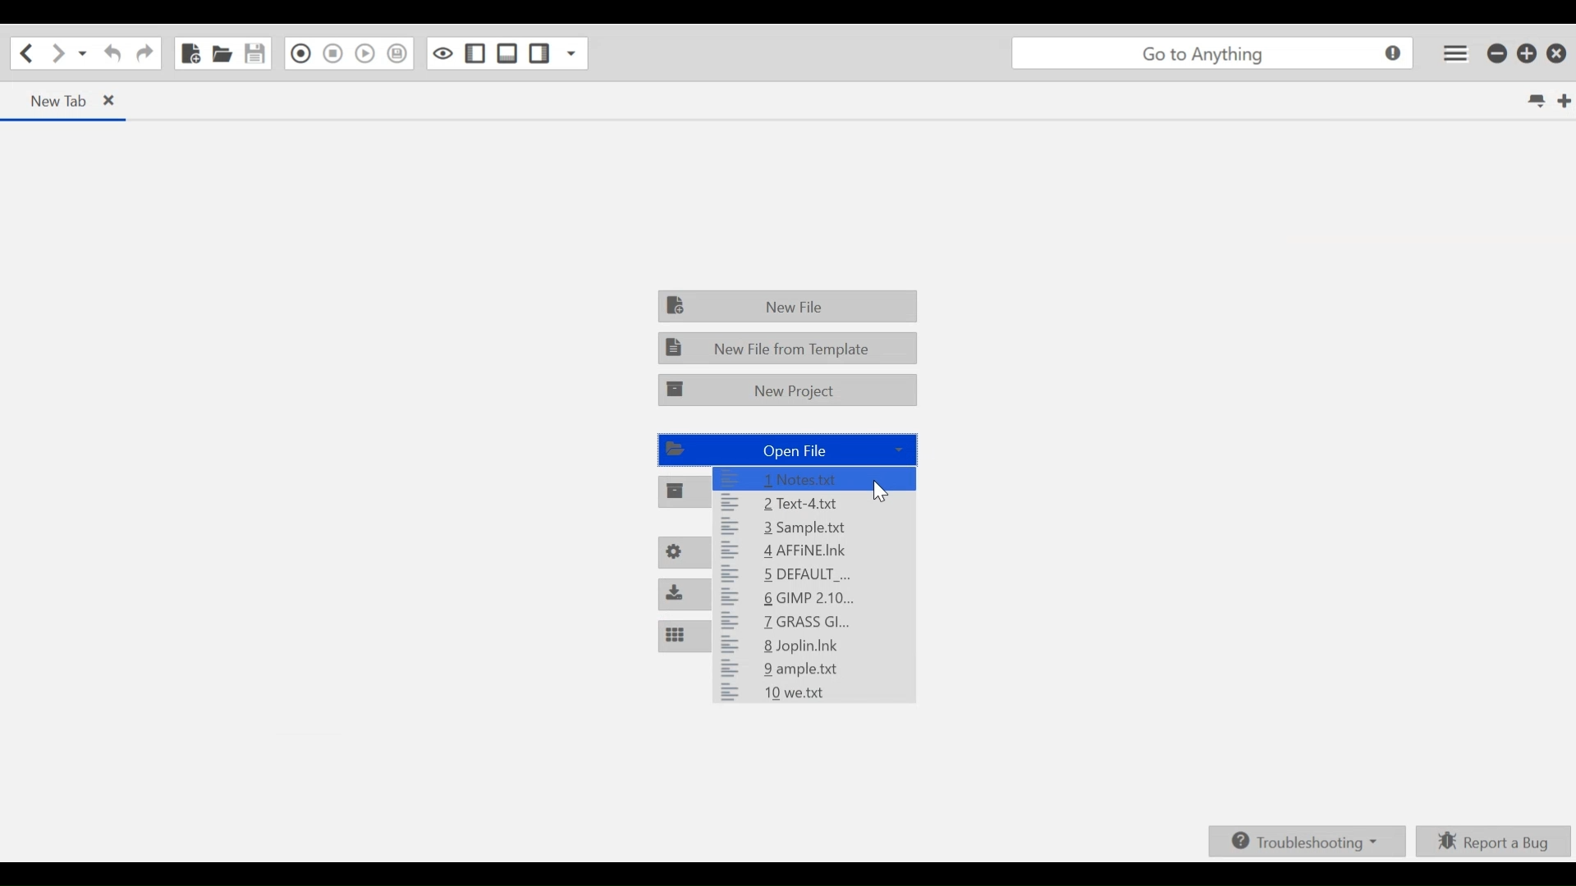  I want to click on Customize Panes, so click(680, 637).